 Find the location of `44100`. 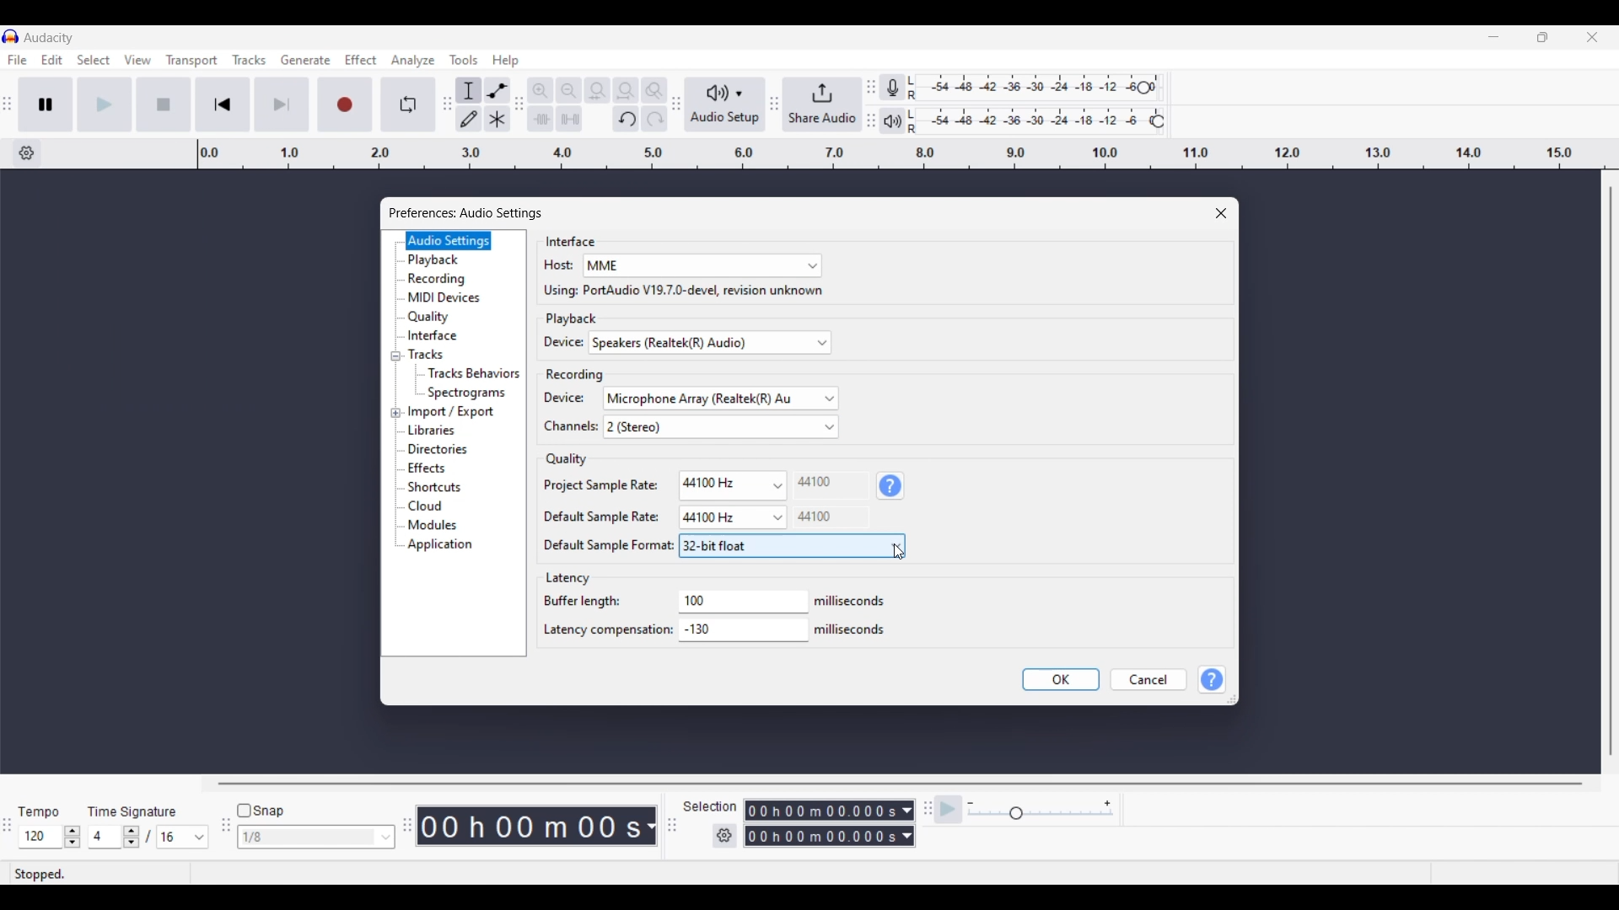

44100 is located at coordinates (814, 483).